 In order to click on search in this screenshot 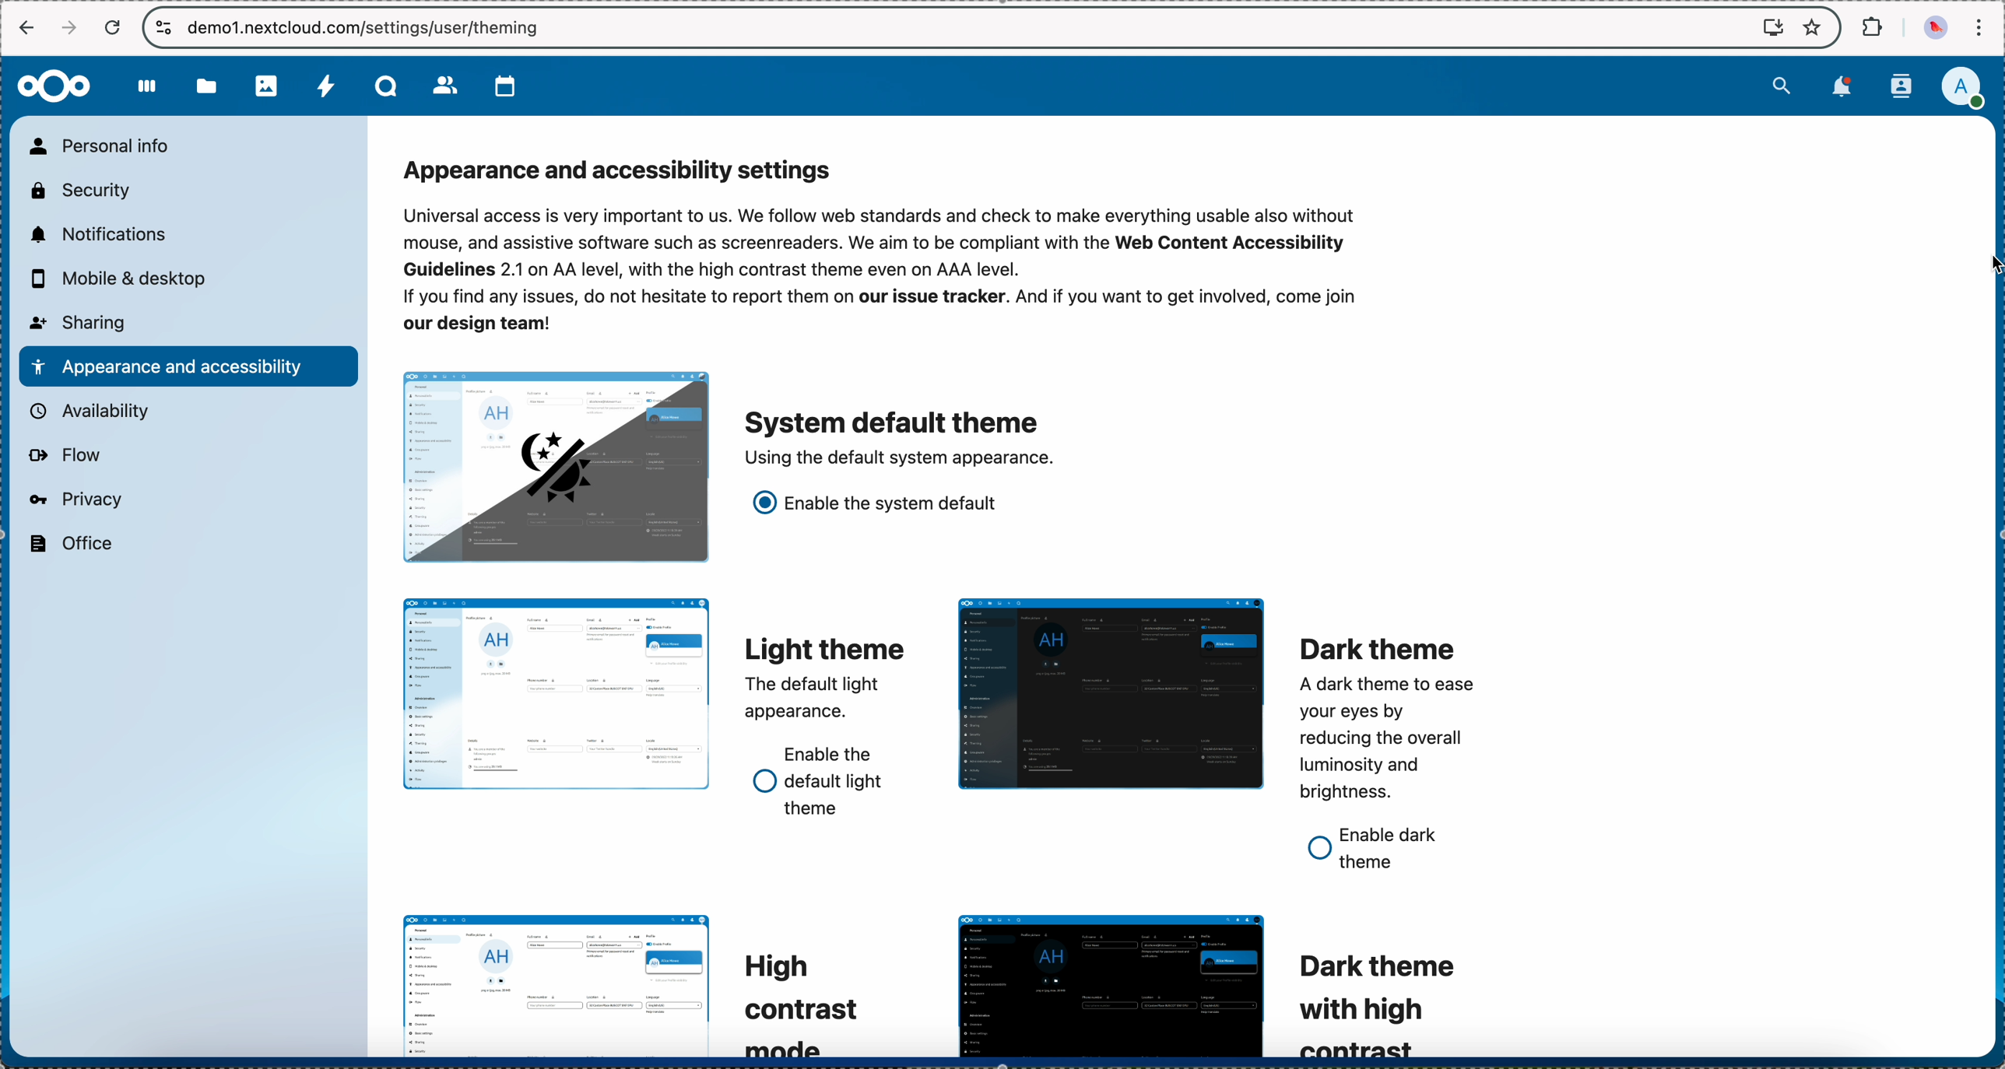, I will do `click(1778, 87)`.